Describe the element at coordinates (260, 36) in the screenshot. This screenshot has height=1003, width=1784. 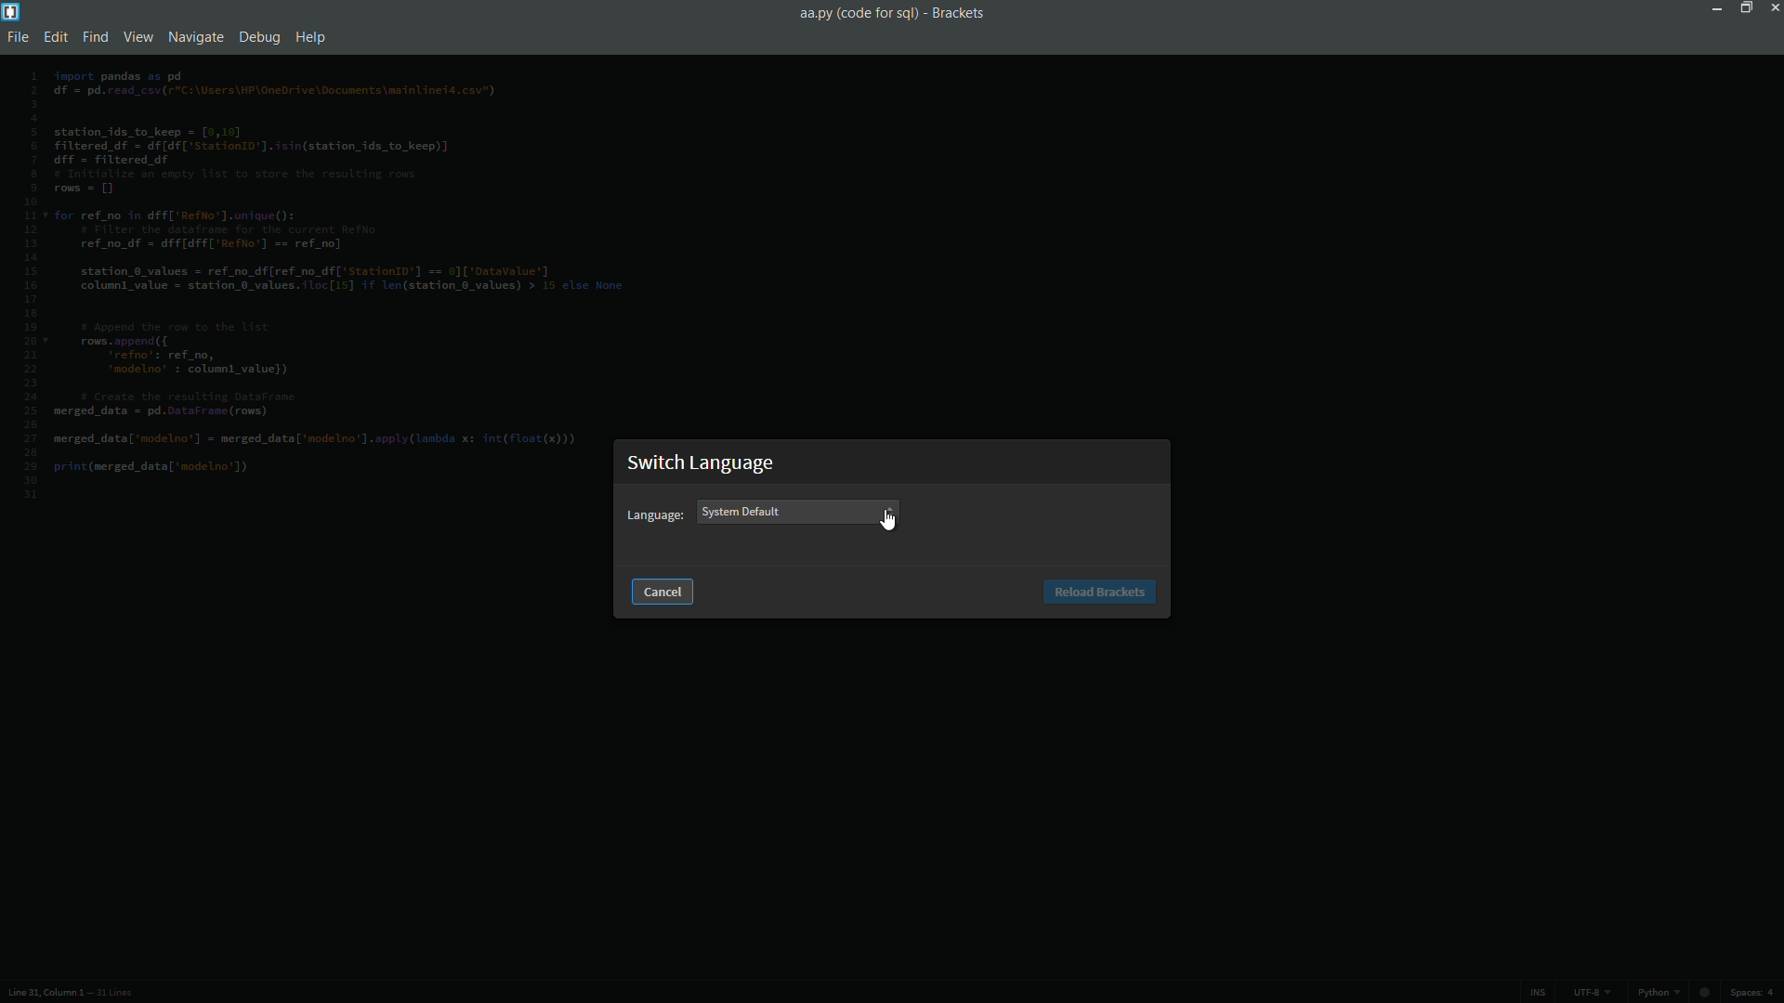
I see `debug menu` at that location.